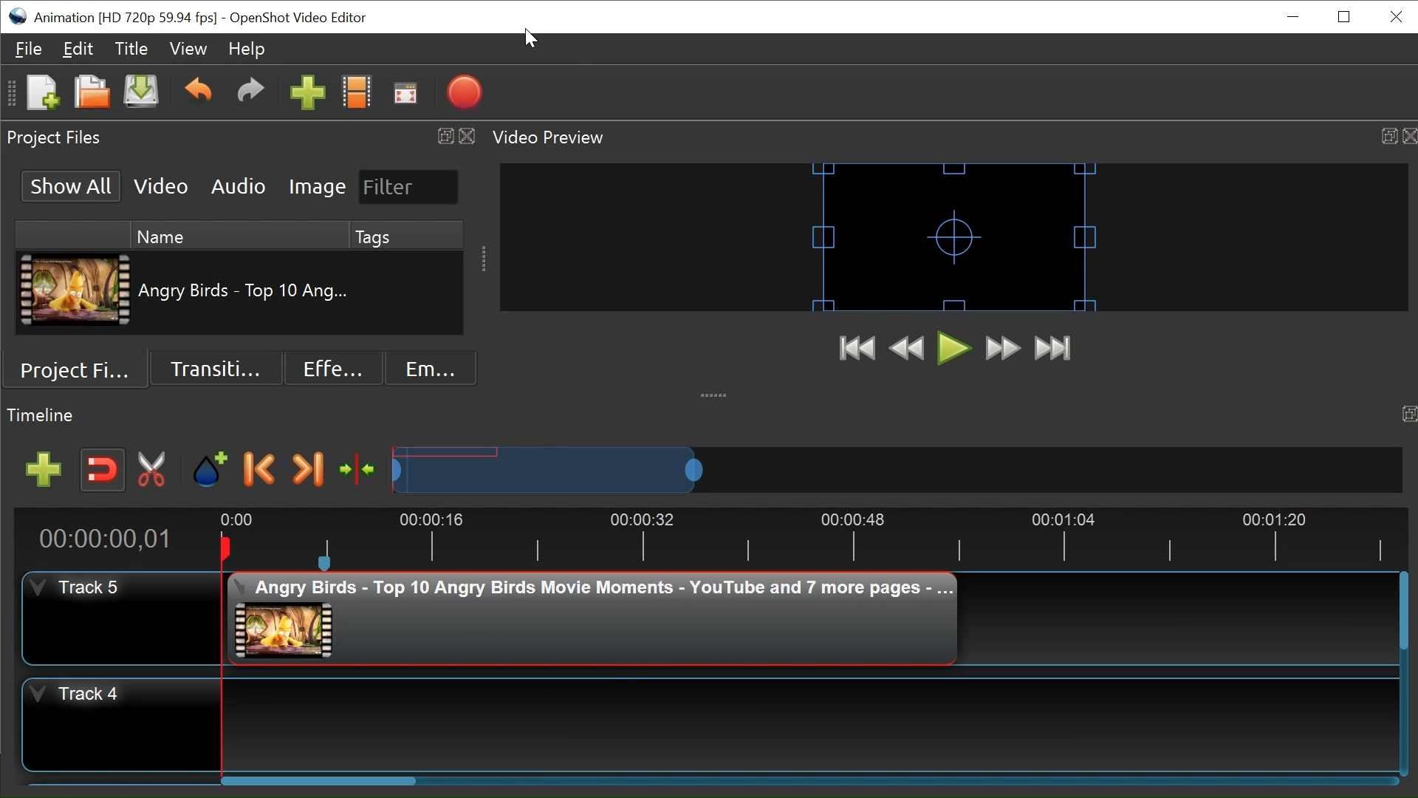  I want to click on Previous Marker, so click(258, 468).